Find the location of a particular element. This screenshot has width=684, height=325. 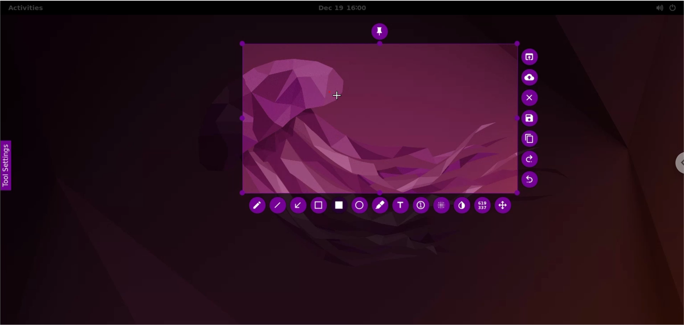

undo  is located at coordinates (529, 181).